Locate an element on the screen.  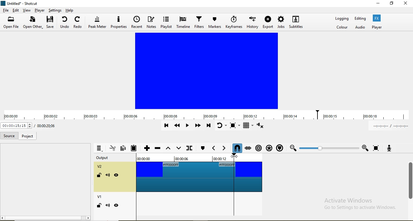
restore is located at coordinates (392, 4).